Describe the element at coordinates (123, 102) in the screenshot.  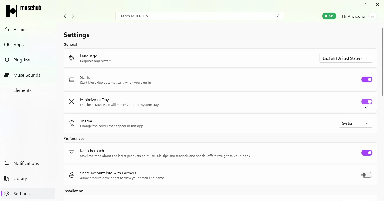
I see `Minimize to tray` at that location.